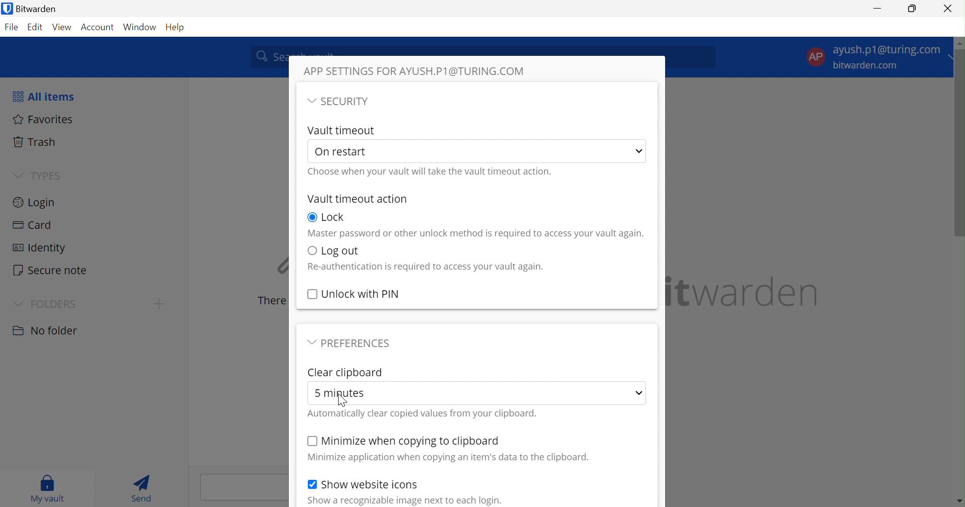 The height and width of the screenshot is (507, 965). What do you see at coordinates (158, 304) in the screenshot?
I see `create folder` at bounding box center [158, 304].